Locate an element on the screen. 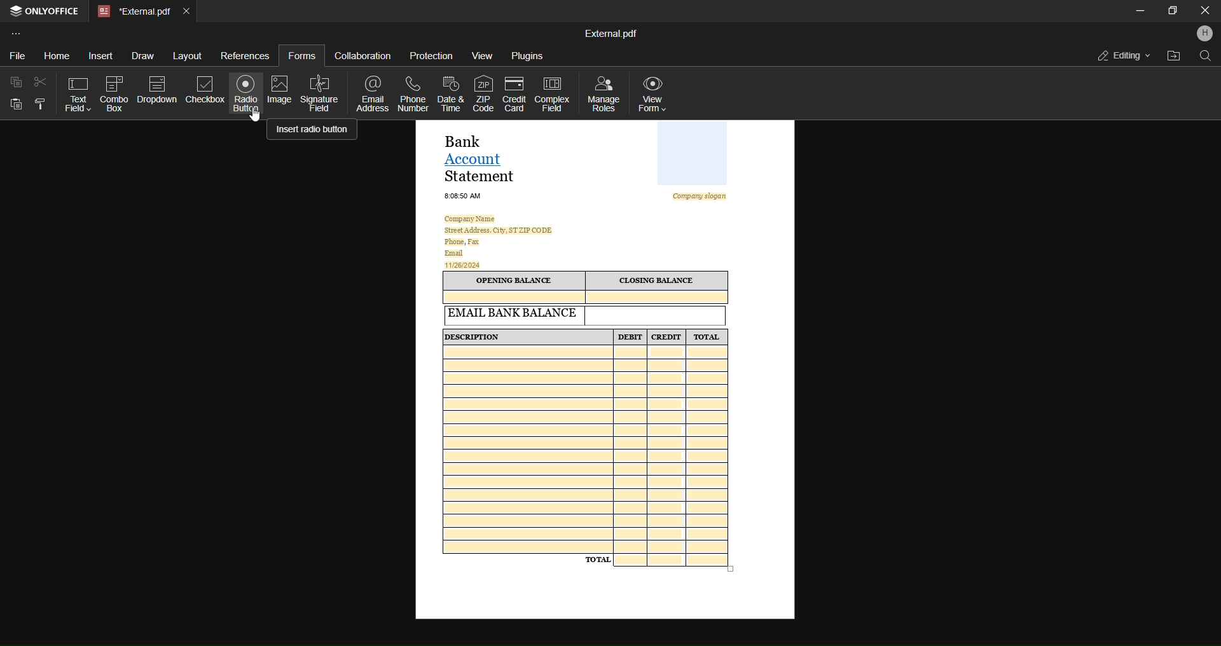  date and time is located at coordinates (450, 93).